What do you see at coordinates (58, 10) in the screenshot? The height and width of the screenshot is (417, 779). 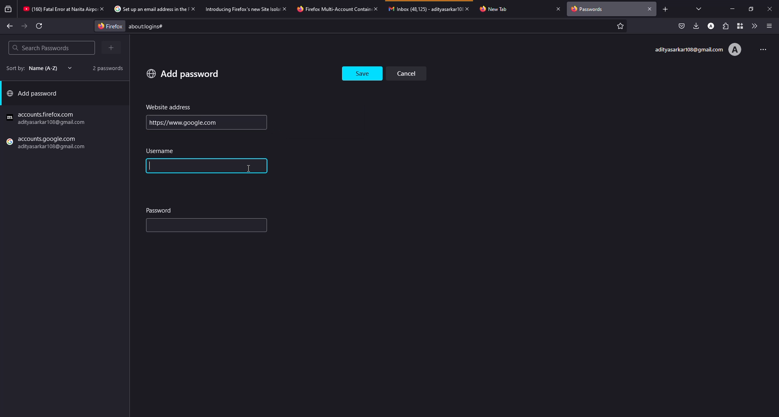 I see `tab` at bounding box center [58, 10].